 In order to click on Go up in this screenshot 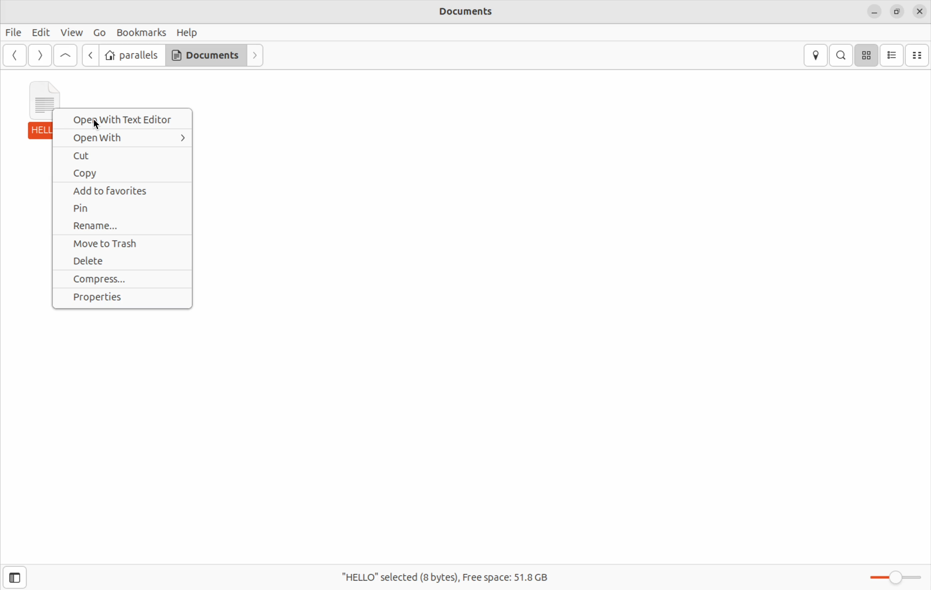, I will do `click(64, 56)`.